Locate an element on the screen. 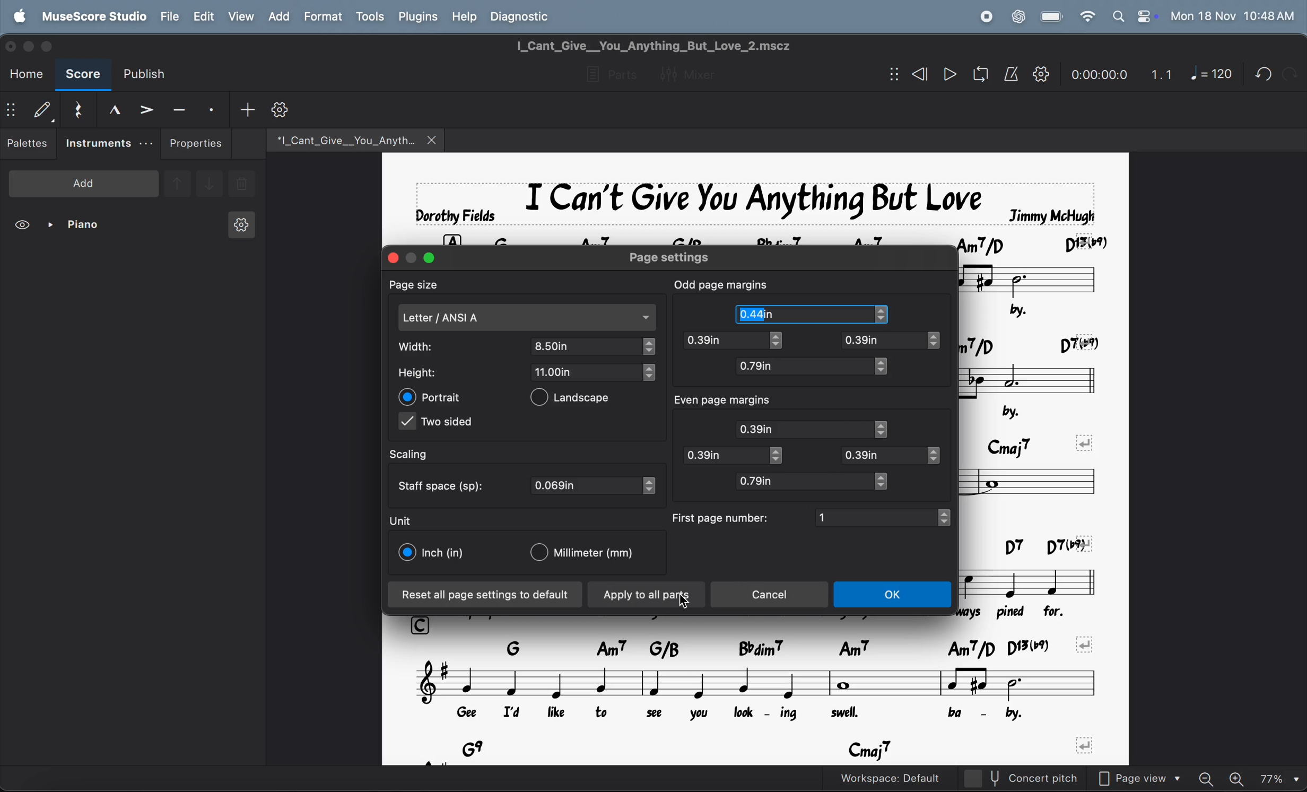  view is located at coordinates (240, 16).